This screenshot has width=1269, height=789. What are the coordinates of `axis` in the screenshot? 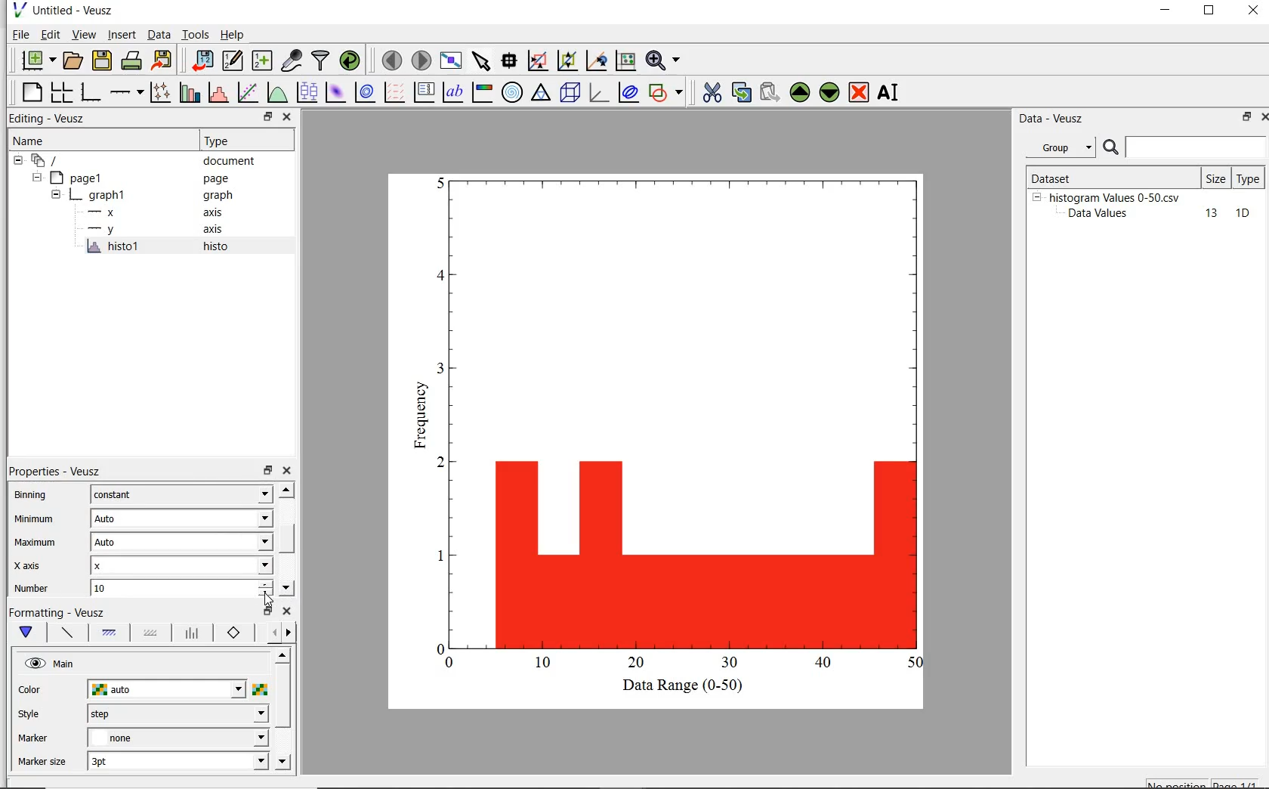 It's located at (218, 231).